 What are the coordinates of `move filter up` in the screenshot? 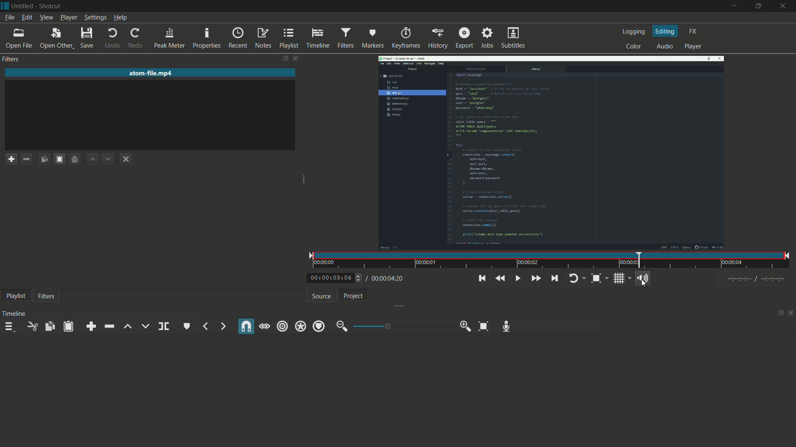 It's located at (93, 159).